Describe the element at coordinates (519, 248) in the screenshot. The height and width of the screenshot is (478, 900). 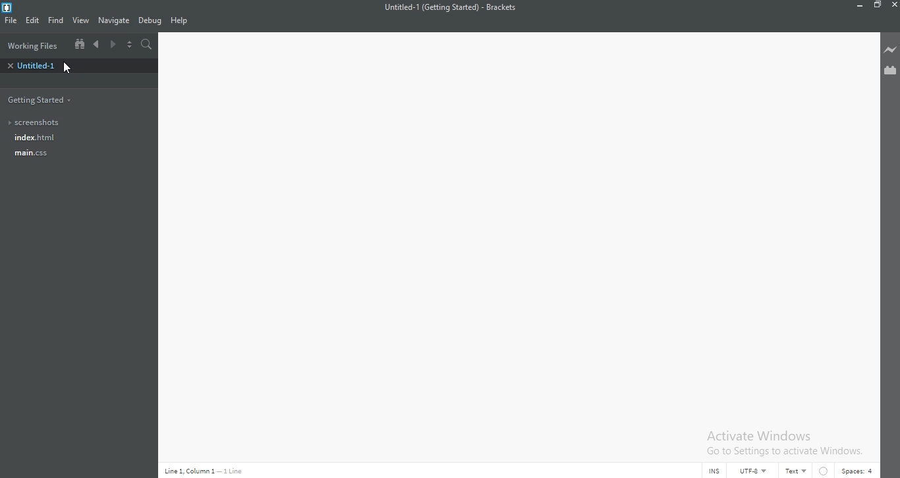
I see `Editor` at that location.